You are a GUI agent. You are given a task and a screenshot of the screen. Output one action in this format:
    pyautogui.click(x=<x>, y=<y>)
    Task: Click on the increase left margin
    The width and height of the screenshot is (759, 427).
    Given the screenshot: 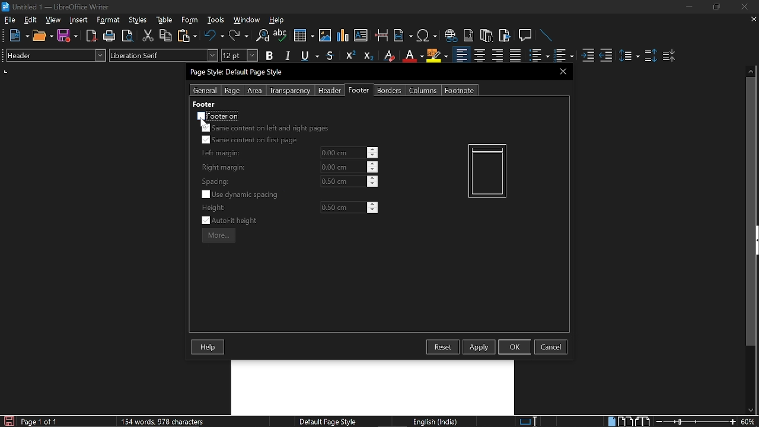 What is the action you would take?
    pyautogui.click(x=373, y=149)
    